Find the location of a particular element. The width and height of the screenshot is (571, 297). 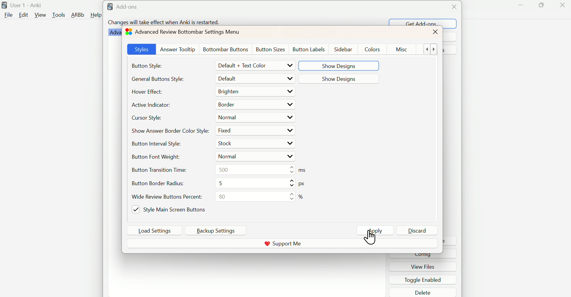

ARBb is located at coordinates (78, 15).